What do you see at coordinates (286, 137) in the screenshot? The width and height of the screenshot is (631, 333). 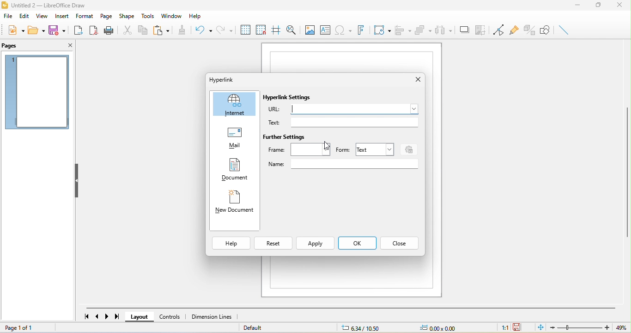 I see `further settings` at bounding box center [286, 137].